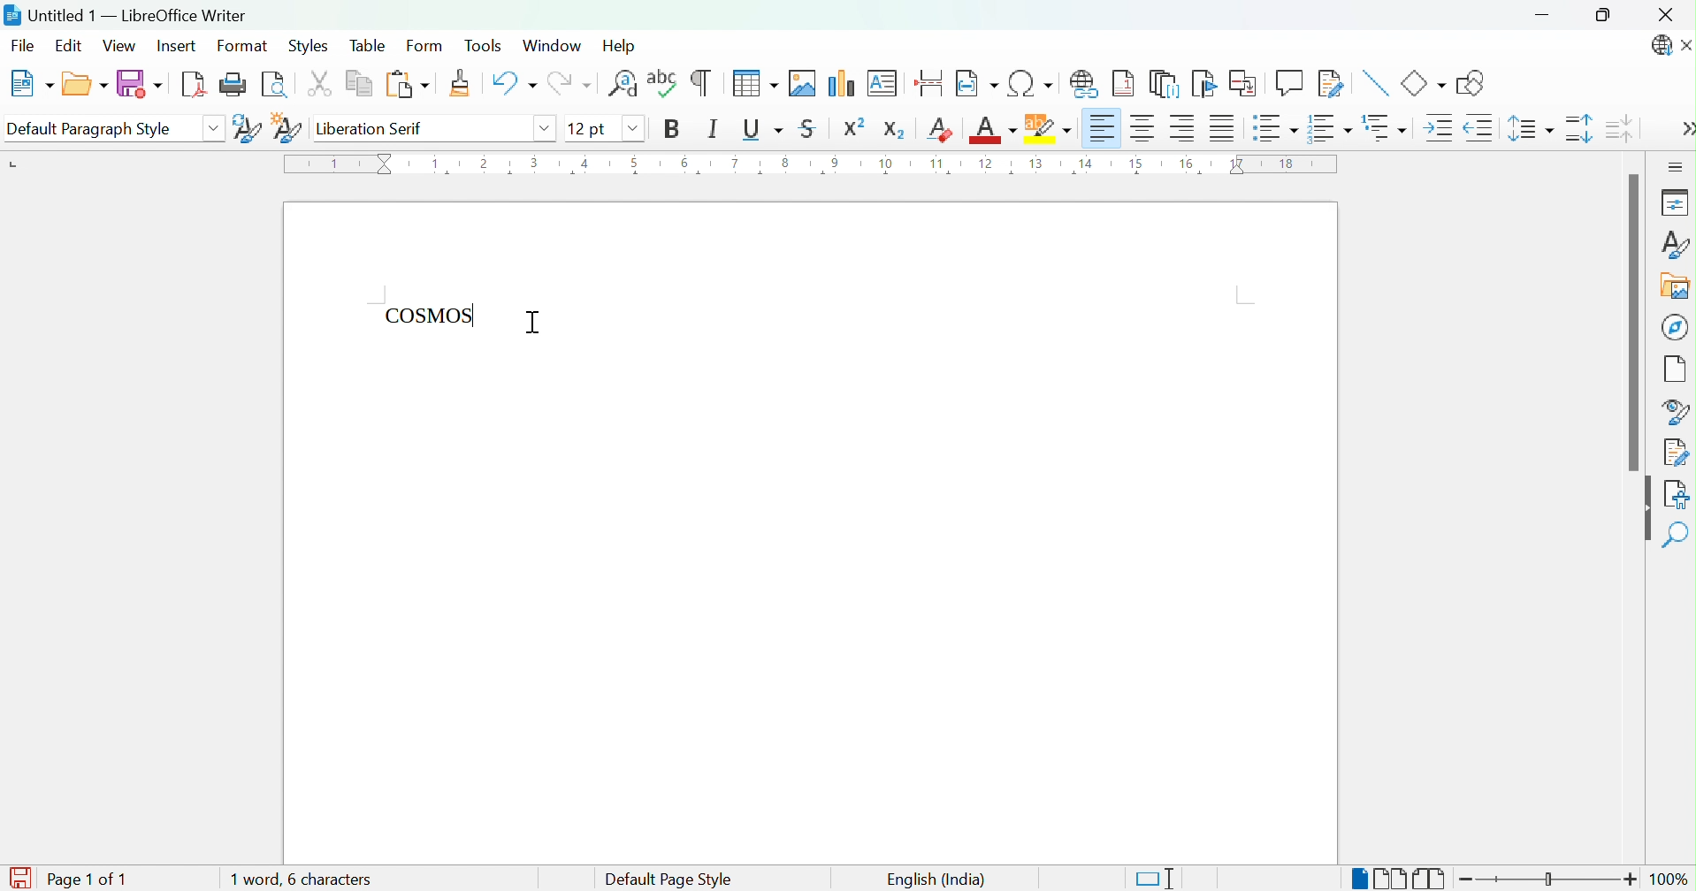 The width and height of the screenshot is (1696, 891). What do you see at coordinates (1387, 129) in the screenshot?
I see `Select outline format` at bounding box center [1387, 129].